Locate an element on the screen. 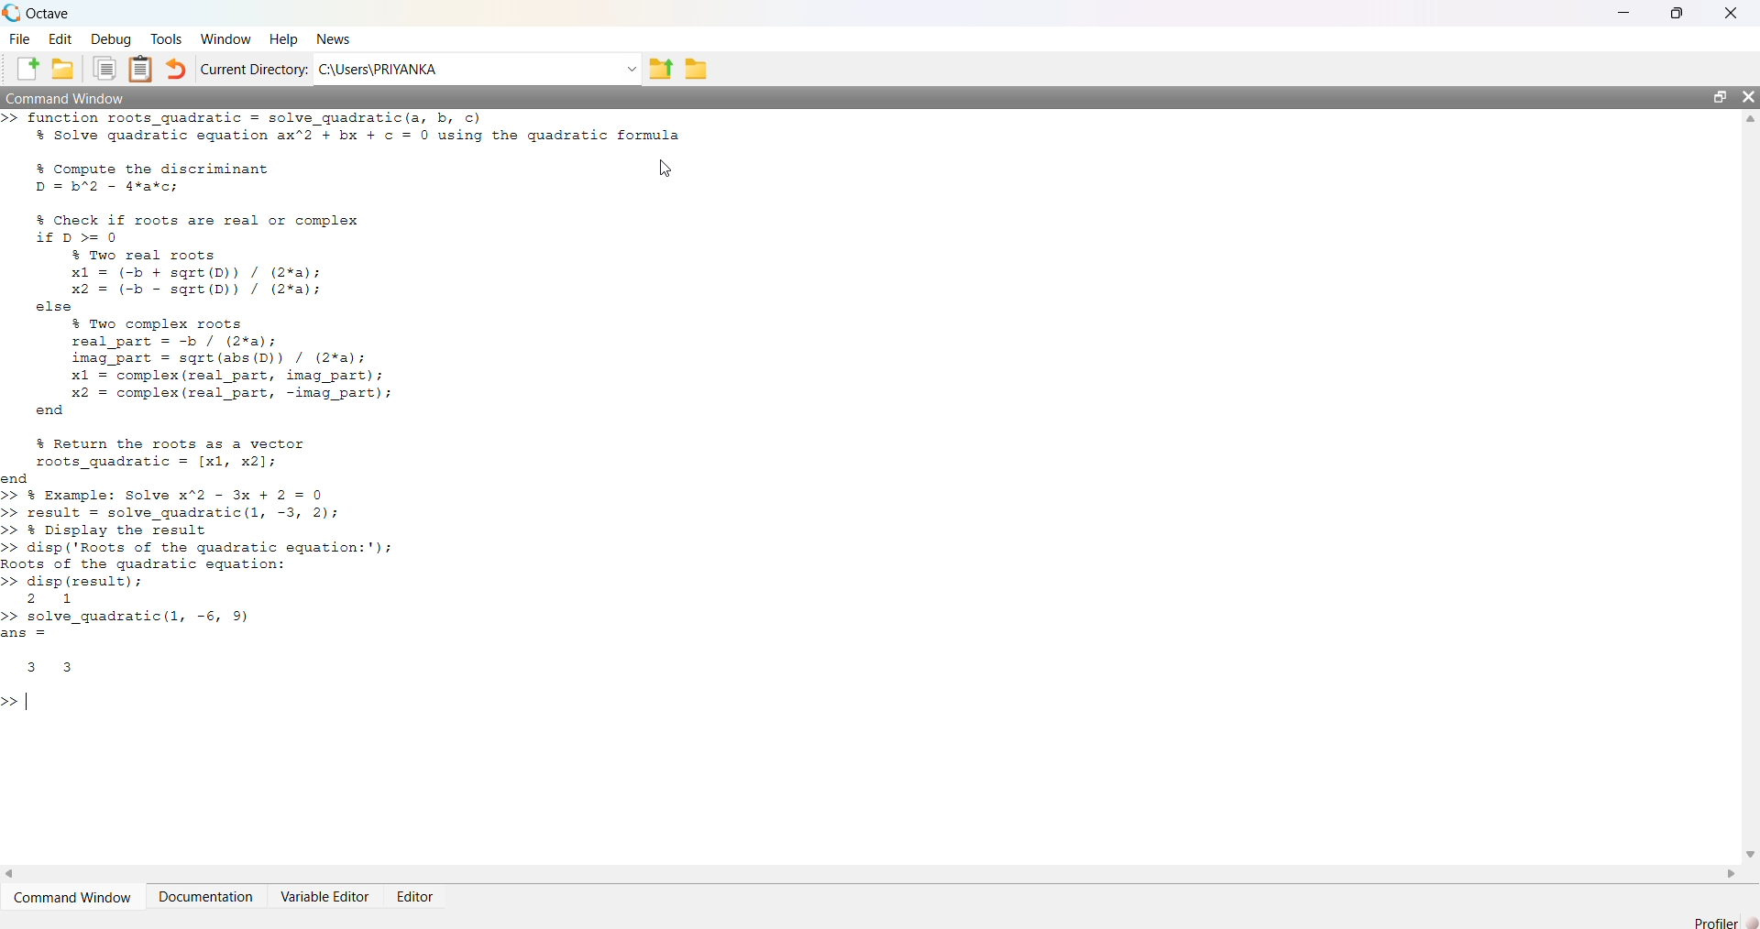  Copy is located at coordinates (103, 69).